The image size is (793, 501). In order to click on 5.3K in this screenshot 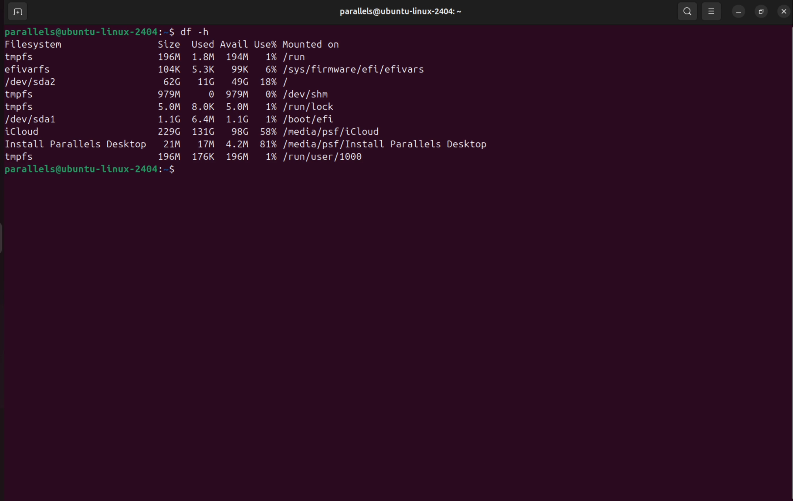, I will do `click(204, 70)`.